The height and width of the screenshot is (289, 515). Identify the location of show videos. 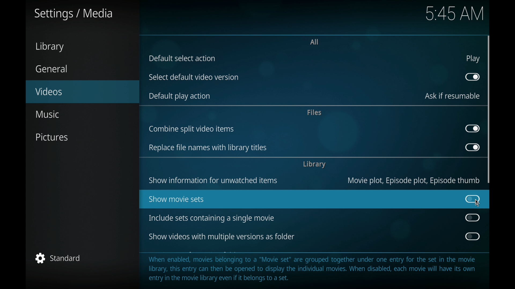
(222, 237).